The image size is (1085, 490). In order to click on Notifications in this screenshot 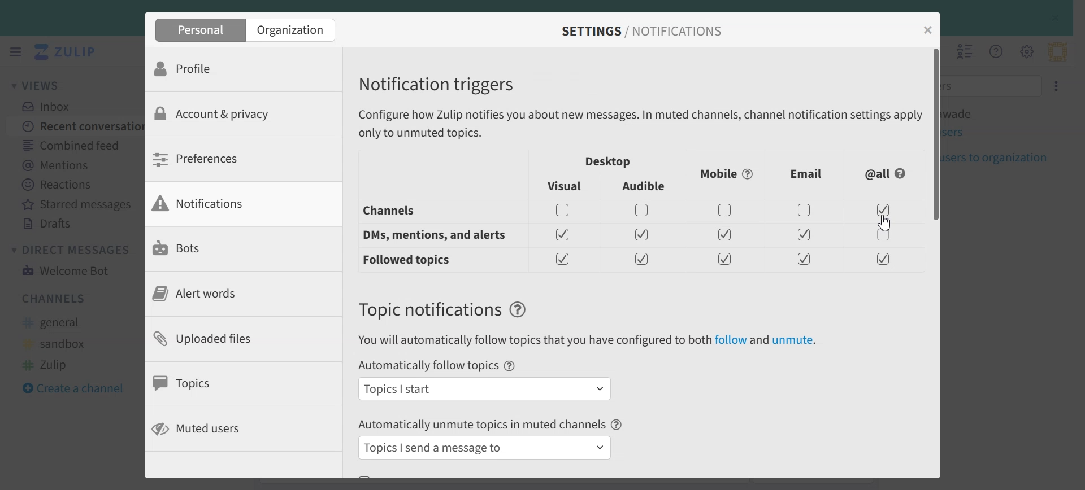, I will do `click(228, 204)`.